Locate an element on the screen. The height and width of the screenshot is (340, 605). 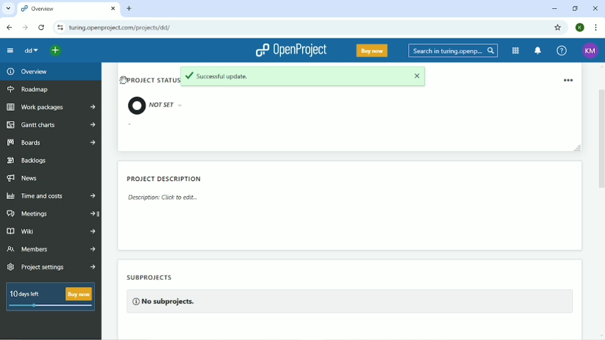
Customize and control google chrome is located at coordinates (597, 27).